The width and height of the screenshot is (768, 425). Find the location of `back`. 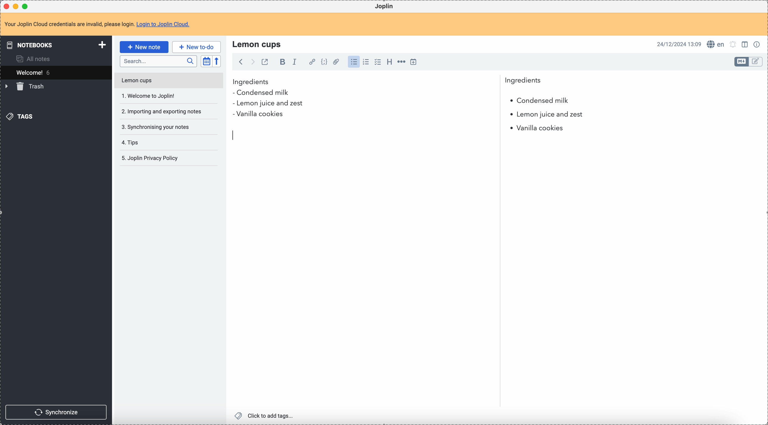

back is located at coordinates (241, 62).